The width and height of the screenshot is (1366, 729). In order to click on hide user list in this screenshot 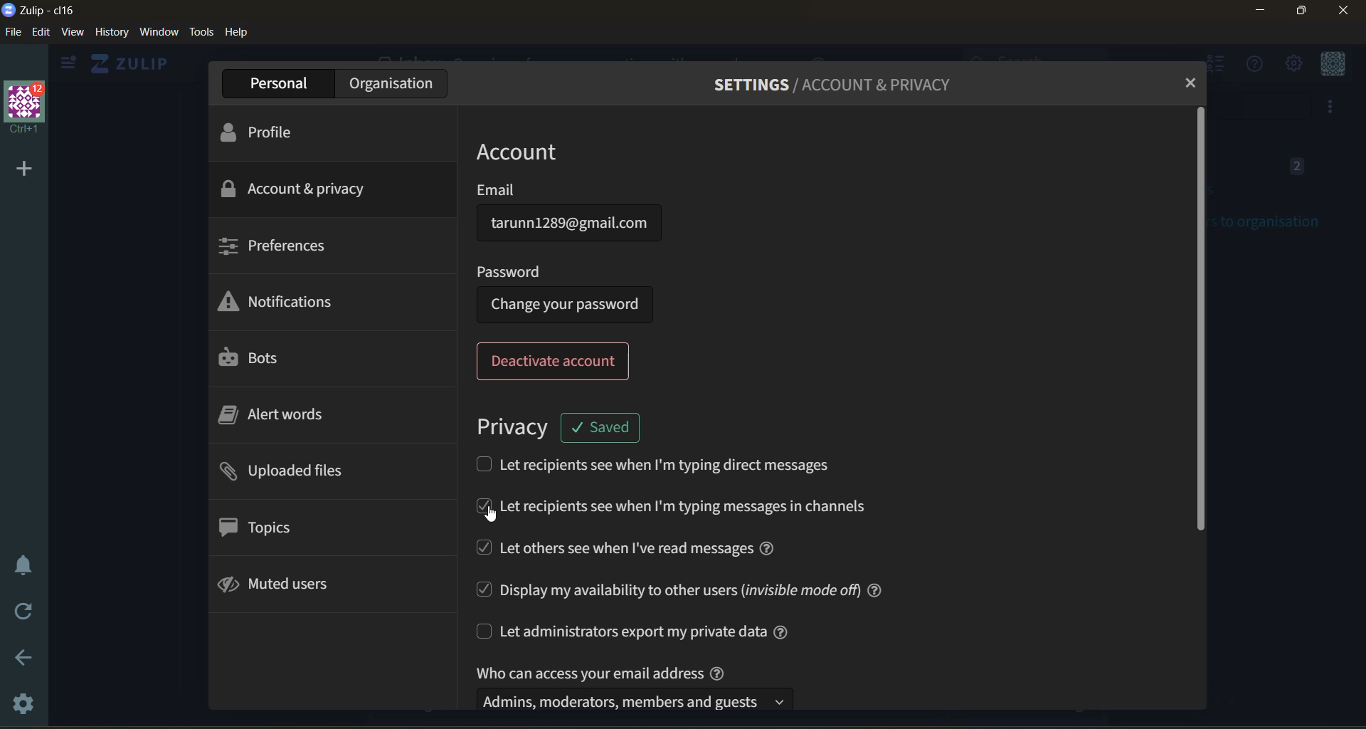, I will do `click(1219, 66)`.